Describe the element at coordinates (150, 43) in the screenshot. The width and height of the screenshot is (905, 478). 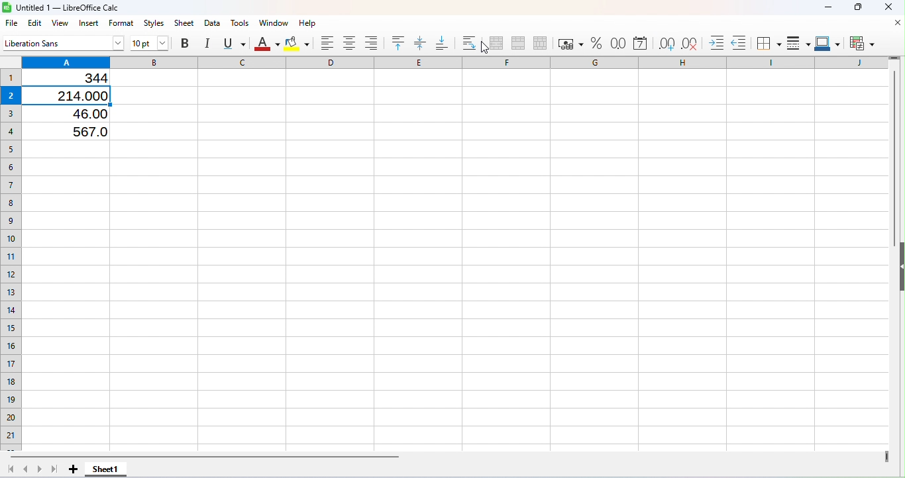
I see `10 pt` at that location.